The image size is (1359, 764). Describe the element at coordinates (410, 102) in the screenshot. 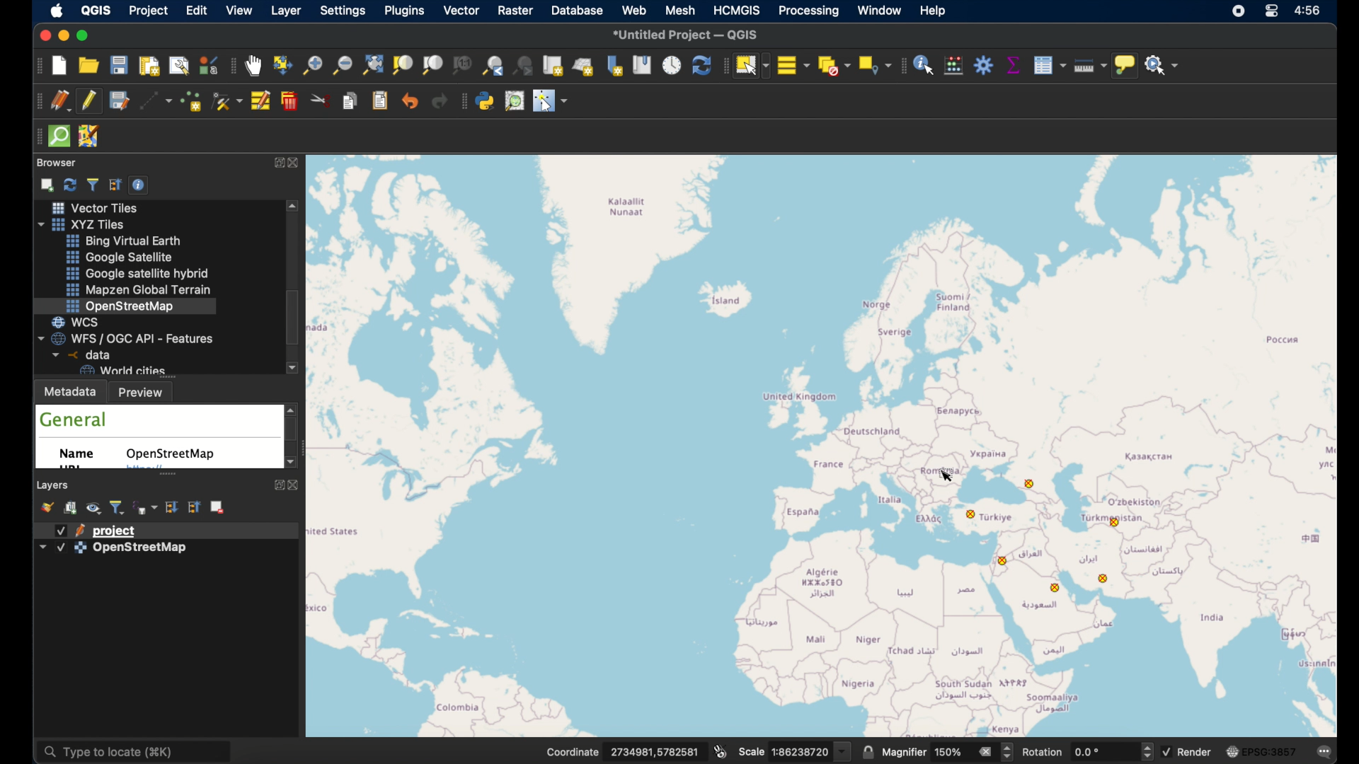

I see `undo` at that location.